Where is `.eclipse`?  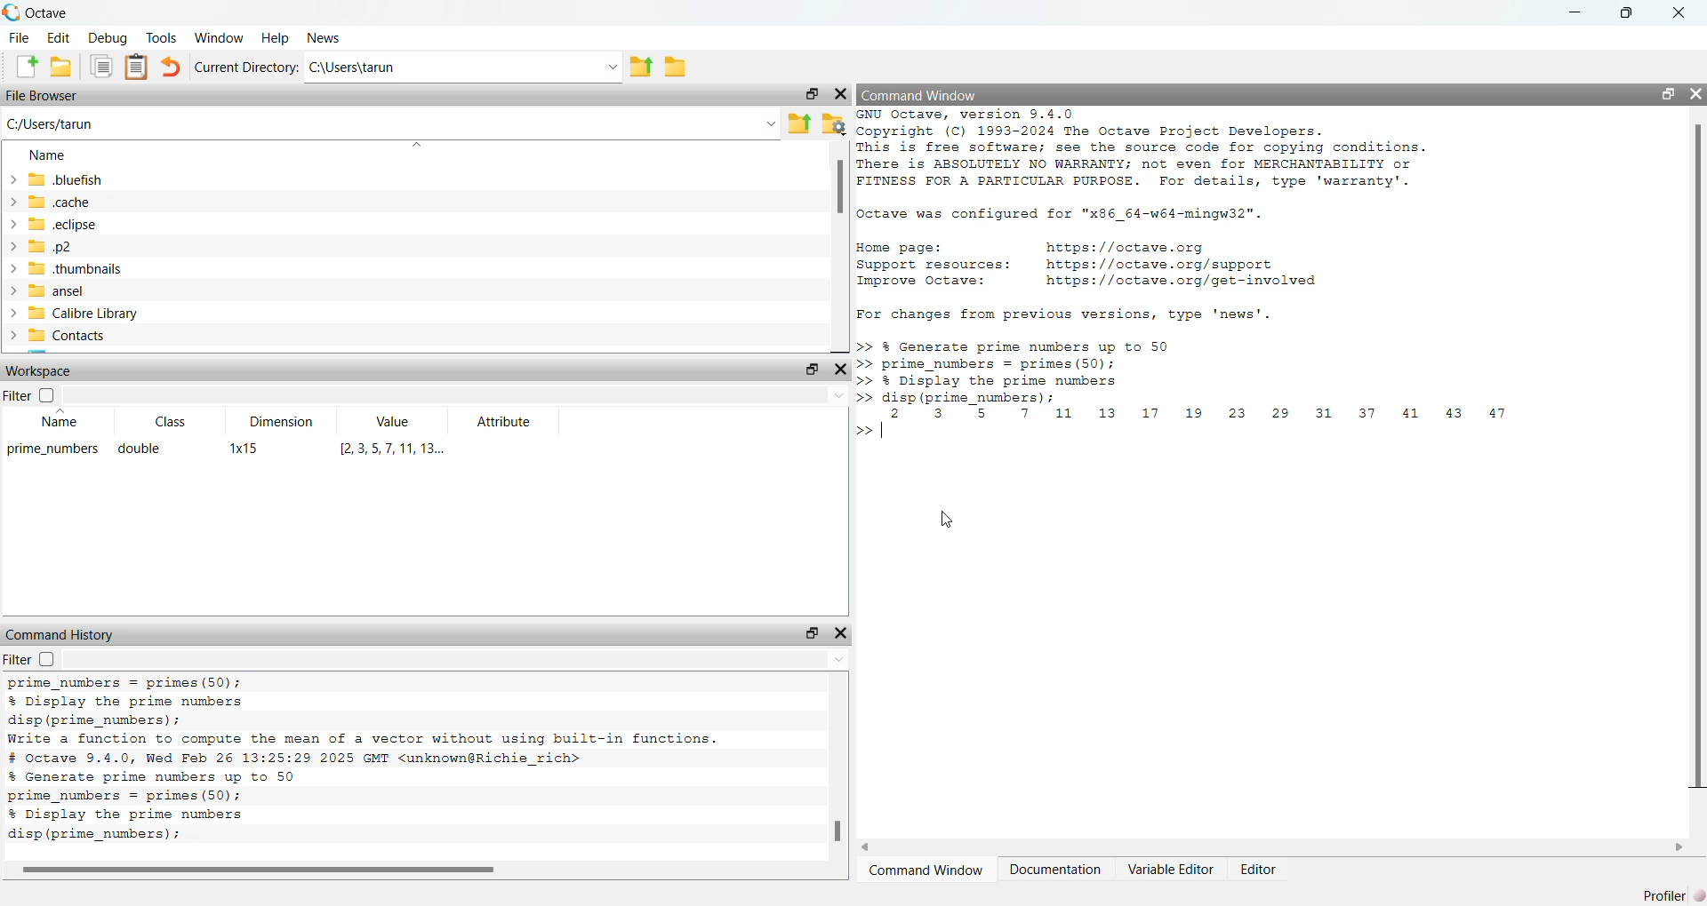 .eclipse is located at coordinates (62, 226).